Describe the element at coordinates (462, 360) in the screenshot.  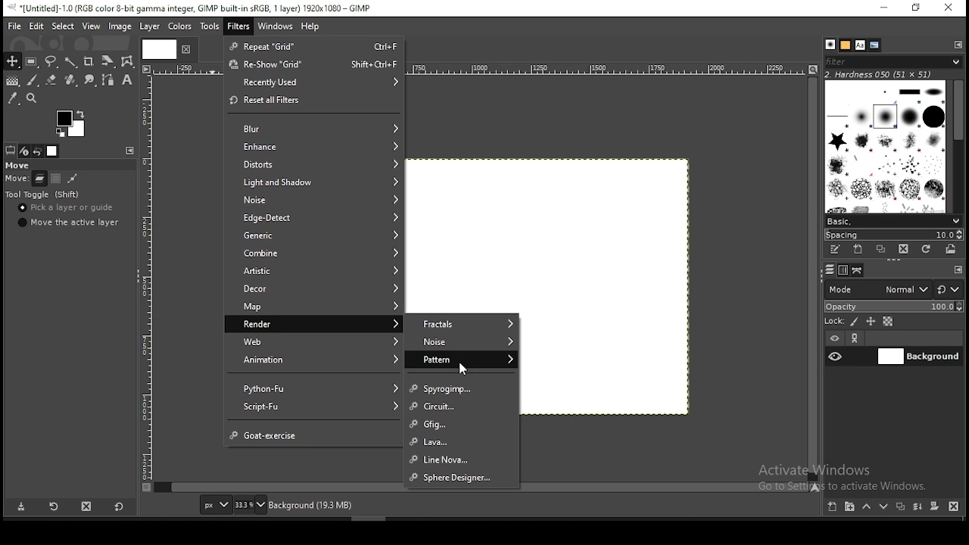
I see `pattern` at that location.